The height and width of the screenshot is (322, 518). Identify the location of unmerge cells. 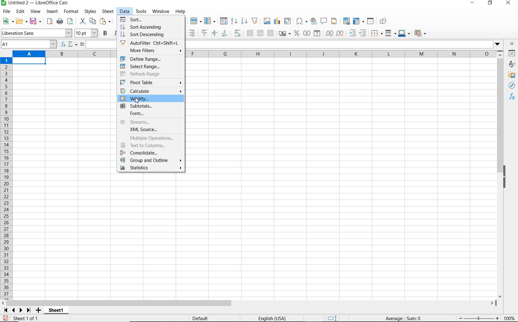
(270, 33).